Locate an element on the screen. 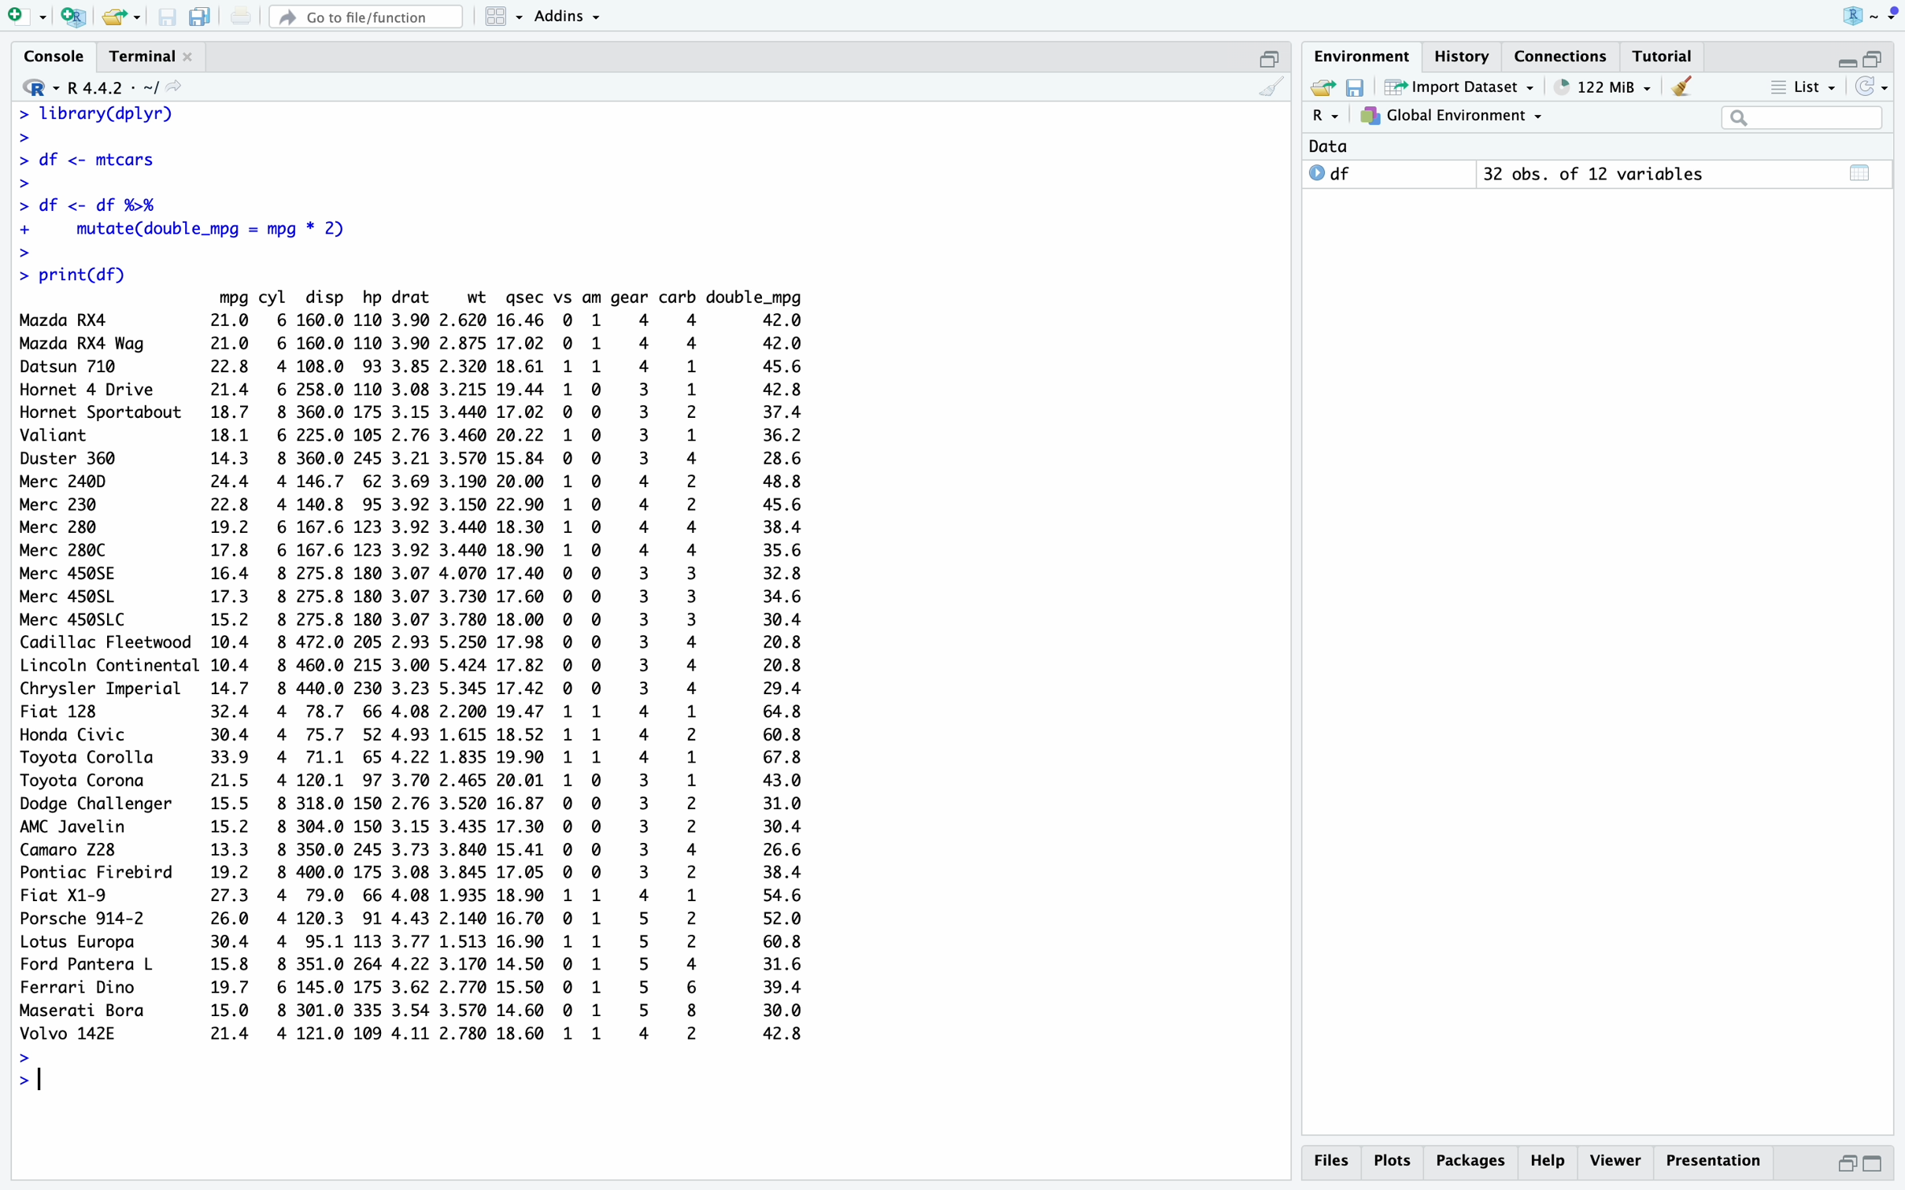 This screenshot has width=1905, height=1190. presentation is located at coordinates (1714, 1162).